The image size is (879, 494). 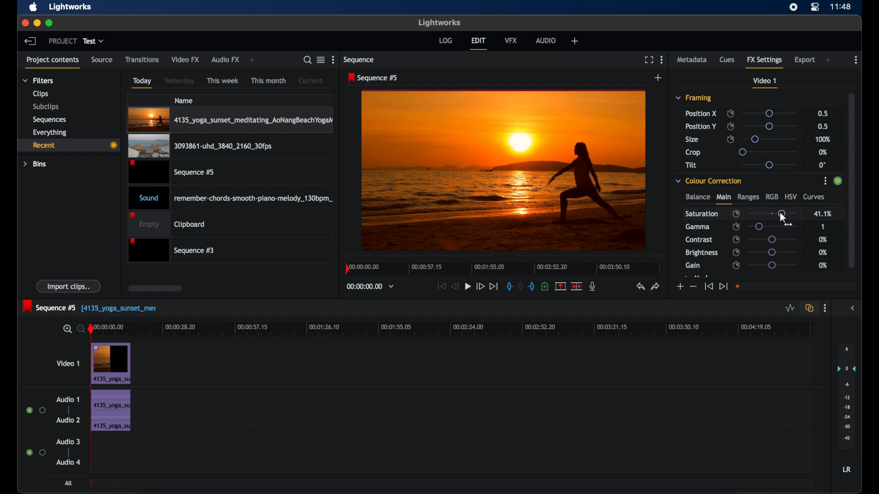 What do you see at coordinates (173, 172) in the screenshot?
I see `video clip` at bounding box center [173, 172].